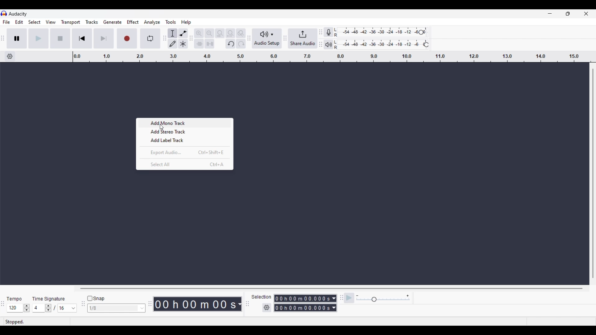 The height and width of the screenshot is (335, 596). I want to click on Multitool, so click(183, 44).